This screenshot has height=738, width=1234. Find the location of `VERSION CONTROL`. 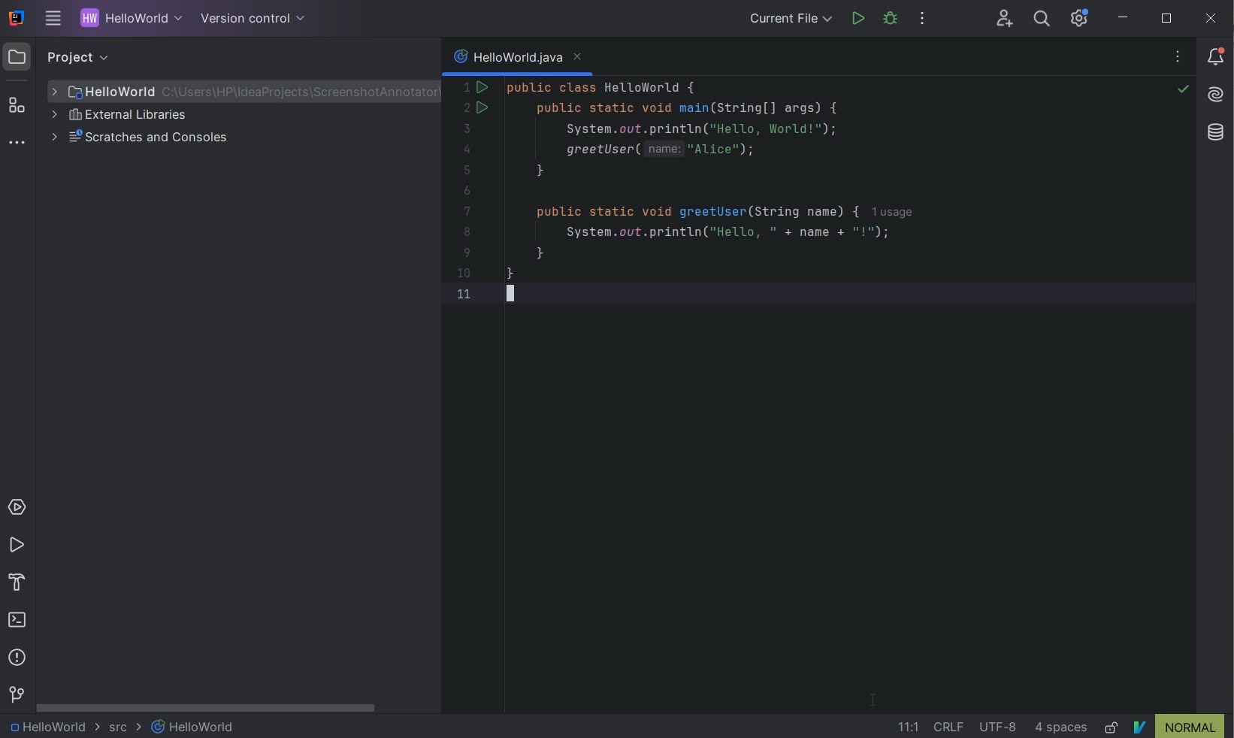

VERSION CONTROL is located at coordinates (16, 694).